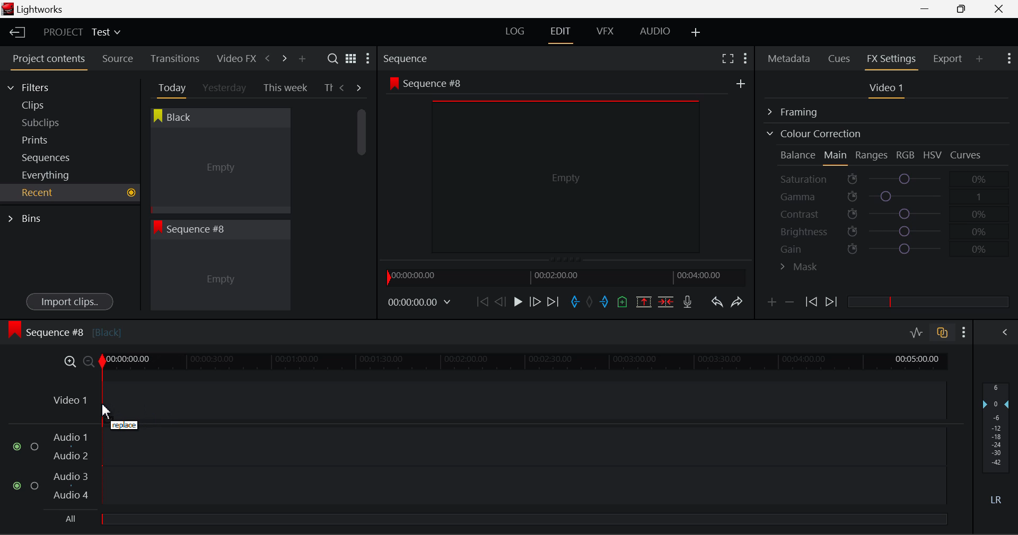  I want to click on Show Audio Mix, so click(1006, 331).